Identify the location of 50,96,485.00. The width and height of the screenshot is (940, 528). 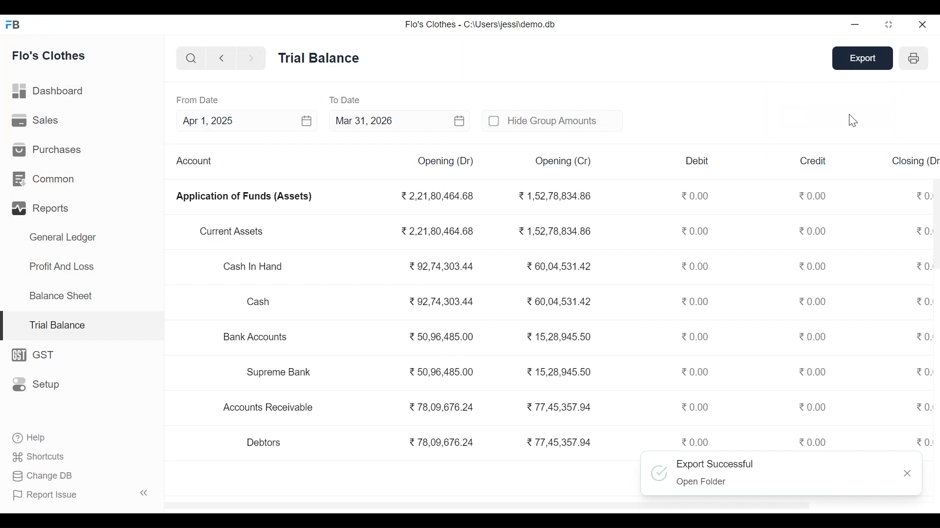
(441, 371).